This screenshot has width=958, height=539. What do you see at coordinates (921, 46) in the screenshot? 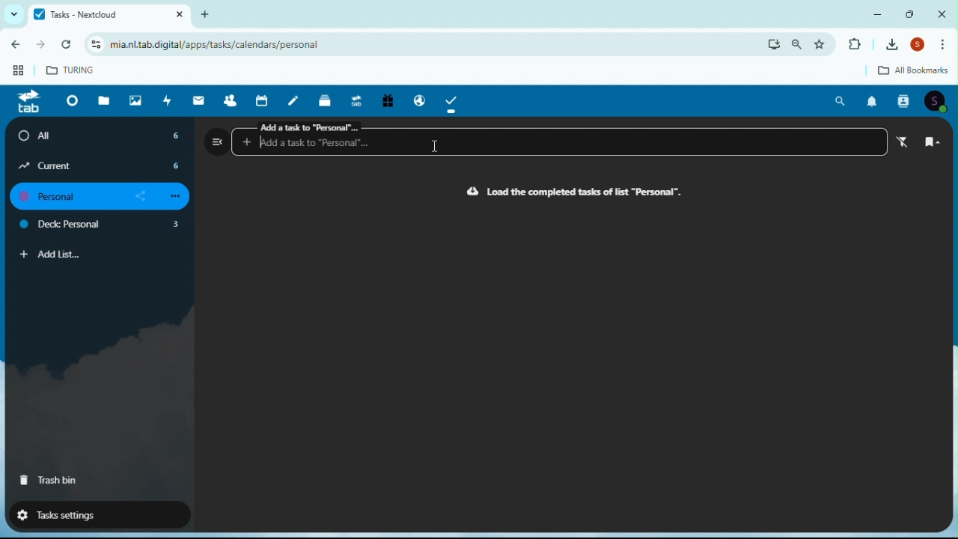
I see `Account icon` at bounding box center [921, 46].